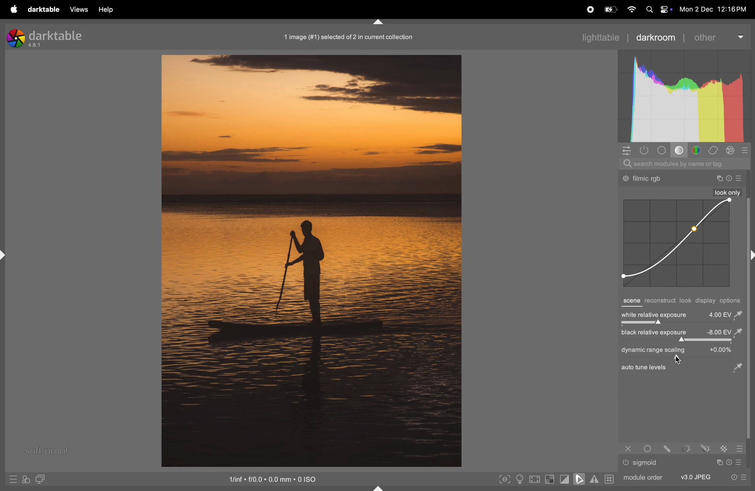 This screenshot has height=491, width=755. Describe the element at coordinates (716, 10) in the screenshot. I see `date and time` at that location.